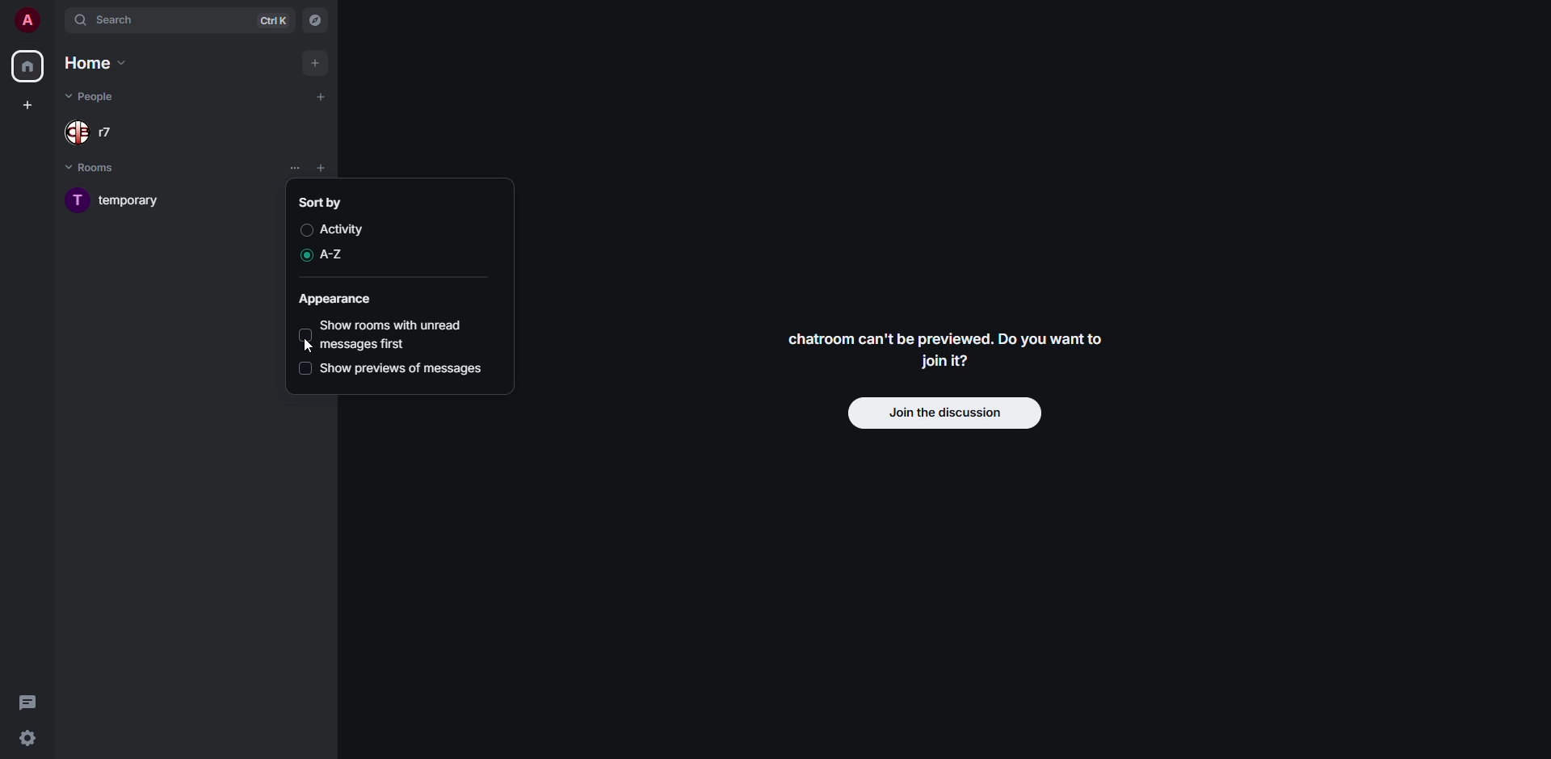 The image size is (1551, 759). I want to click on join discussion, so click(945, 412).